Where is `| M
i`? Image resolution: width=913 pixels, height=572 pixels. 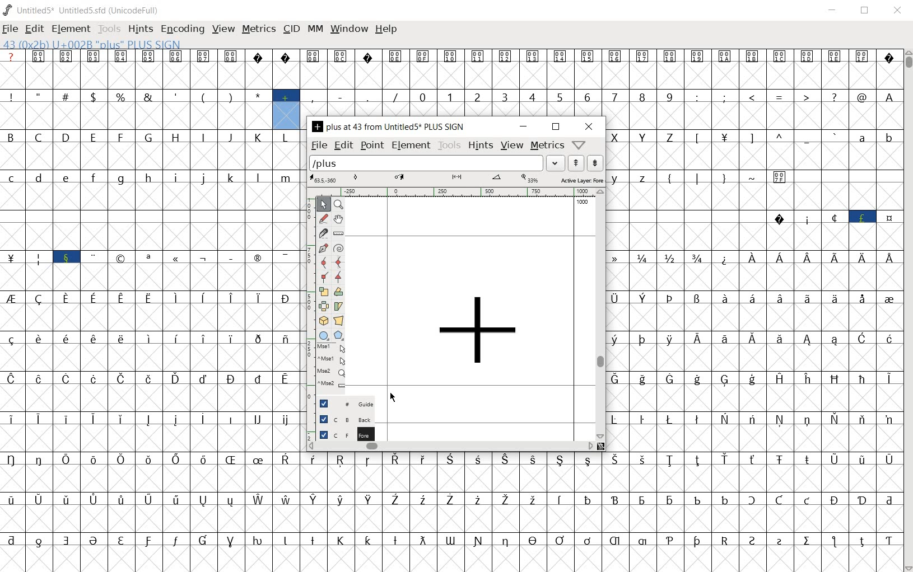 | M
i is located at coordinates (12, 272).